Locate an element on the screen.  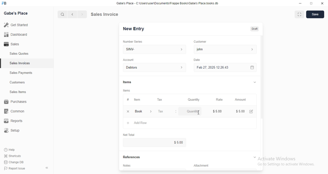
Reports is located at coordinates (13, 121).